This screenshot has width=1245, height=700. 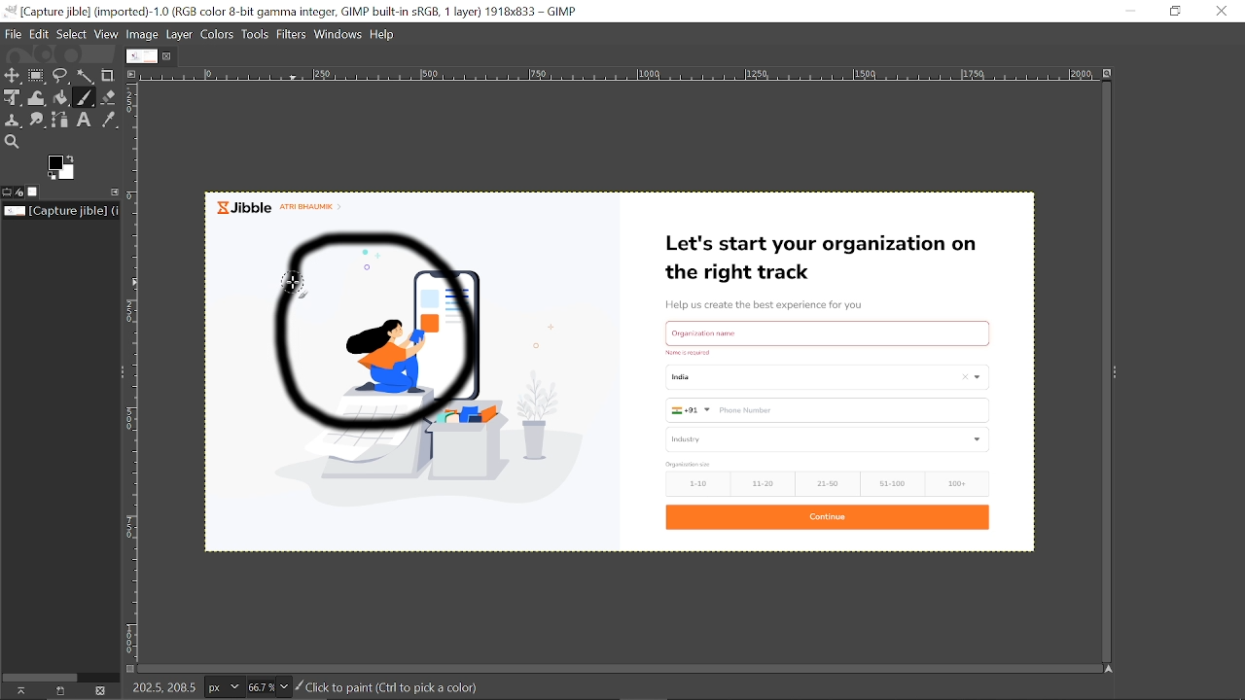 I want to click on Close, so click(x=1220, y=12).